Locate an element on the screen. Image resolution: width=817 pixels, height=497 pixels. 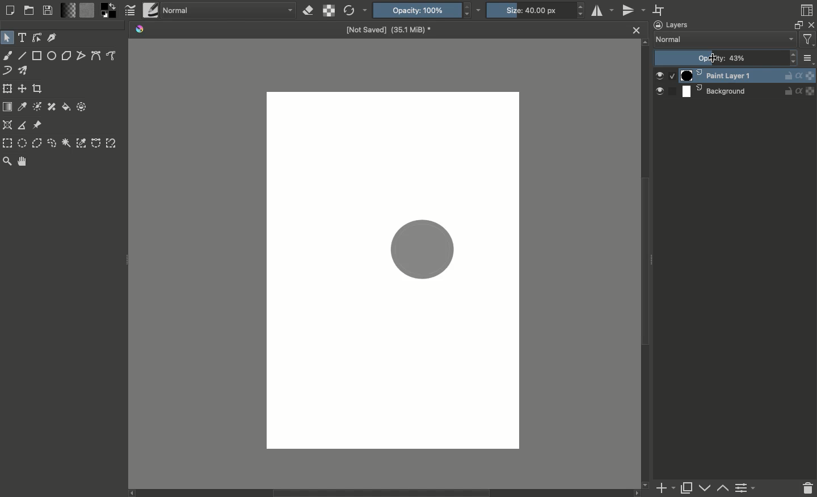
Rectangular selection tool is located at coordinates (7, 142).